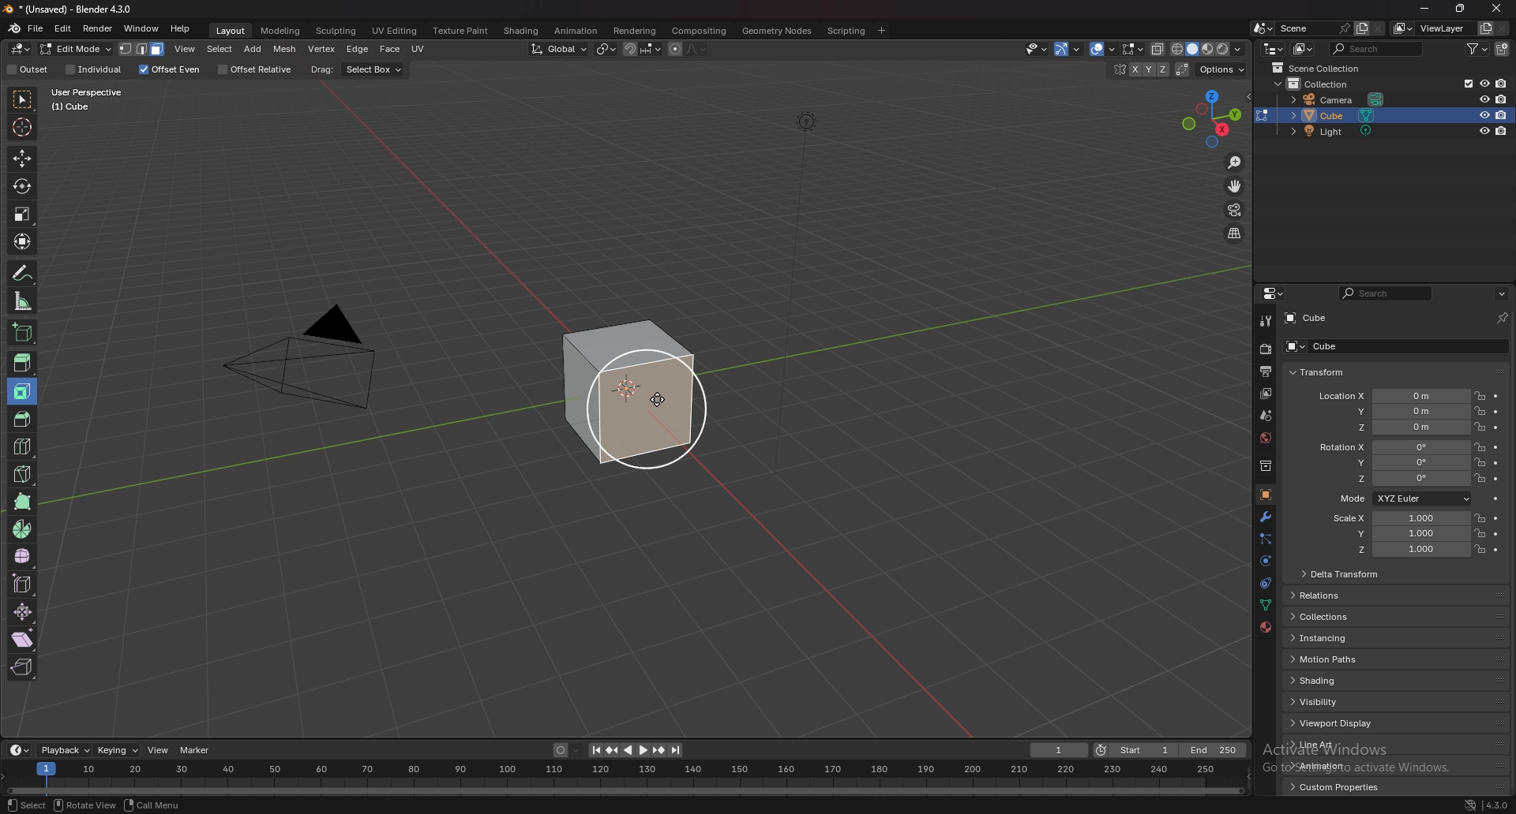 The width and height of the screenshot is (1516, 814). Describe the element at coordinates (623, 776) in the screenshot. I see `` at that location.